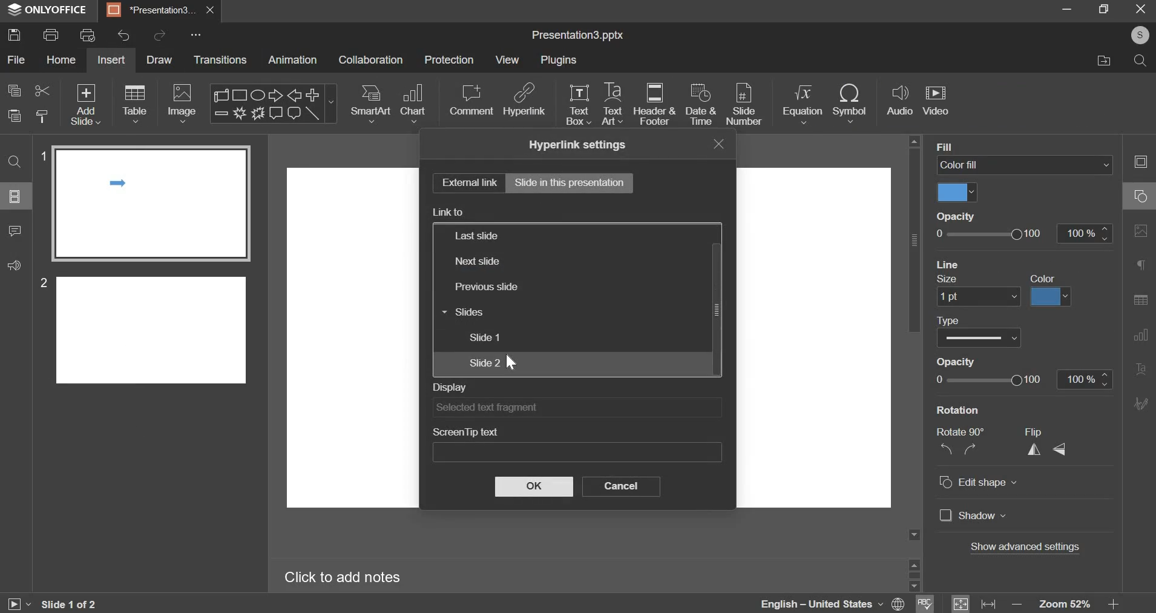  I want to click on play, so click(18, 605).